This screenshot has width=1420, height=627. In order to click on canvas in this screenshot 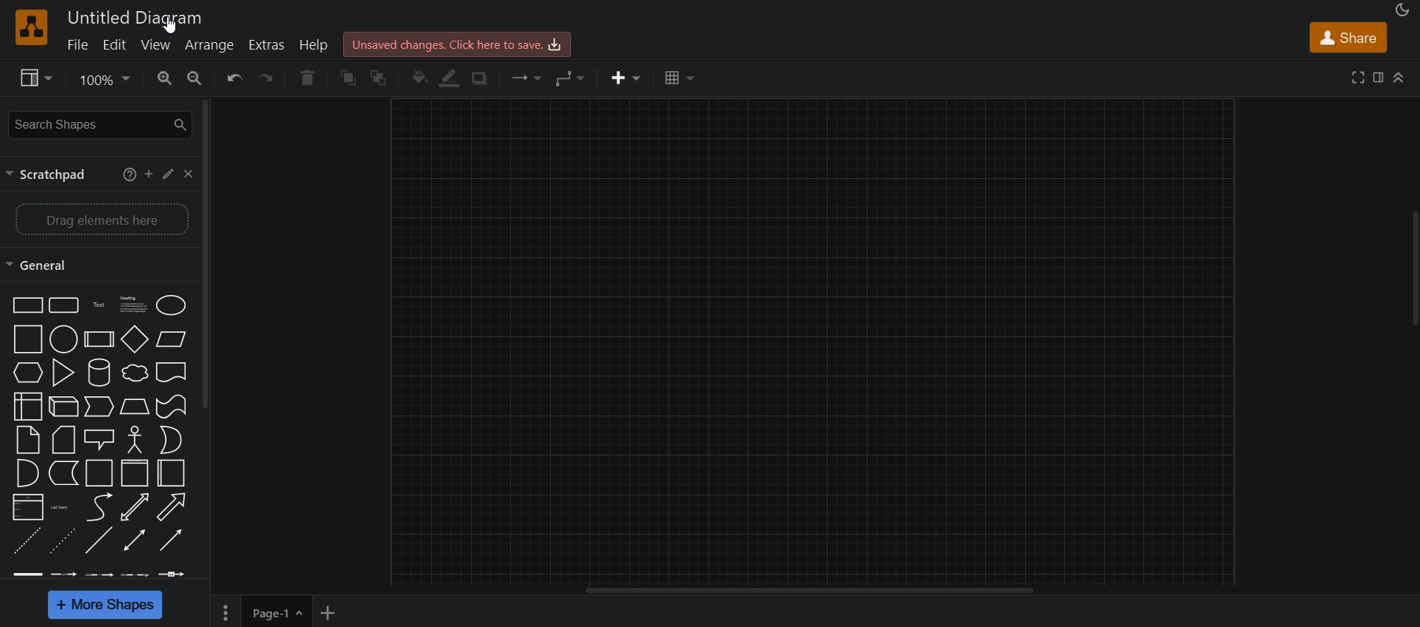, I will do `click(812, 340)`.